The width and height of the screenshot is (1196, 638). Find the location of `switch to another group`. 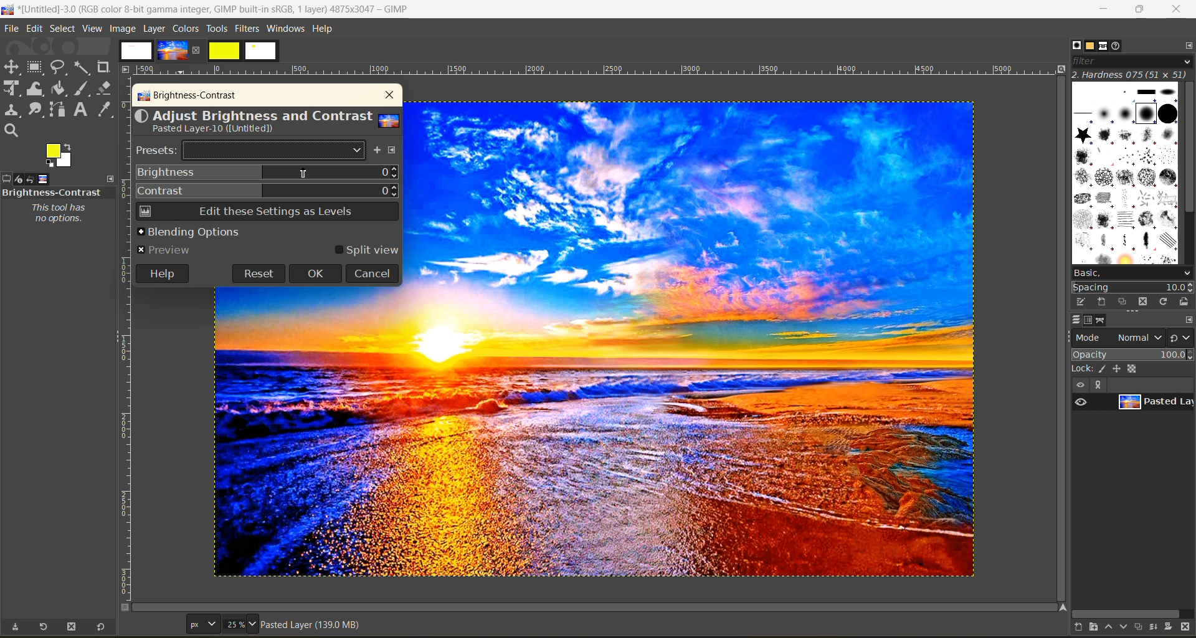

switch to another group is located at coordinates (1182, 340).